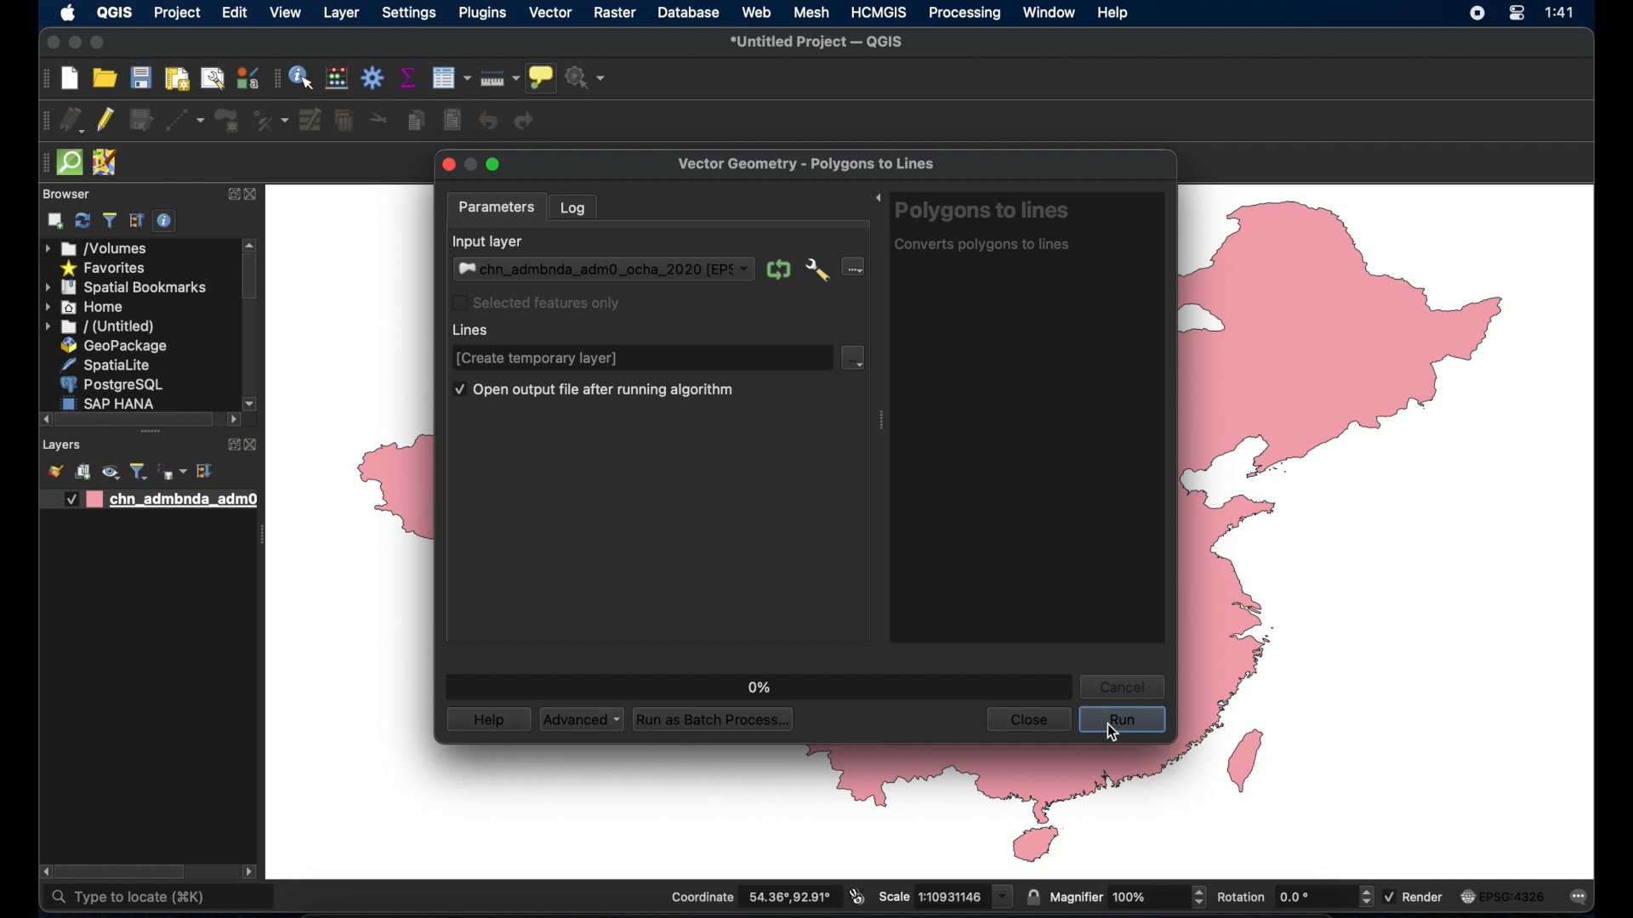 The width and height of the screenshot is (1633, 918). What do you see at coordinates (537, 359) in the screenshot?
I see `[create temporary layer]` at bounding box center [537, 359].